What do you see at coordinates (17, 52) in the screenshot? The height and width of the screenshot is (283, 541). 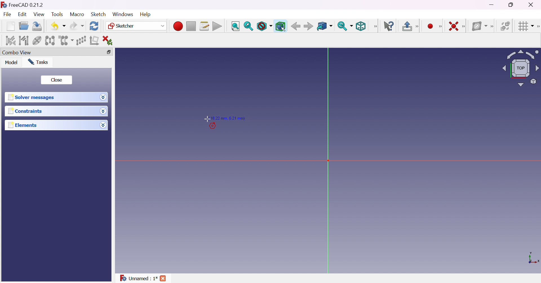 I see `Combo View` at bounding box center [17, 52].